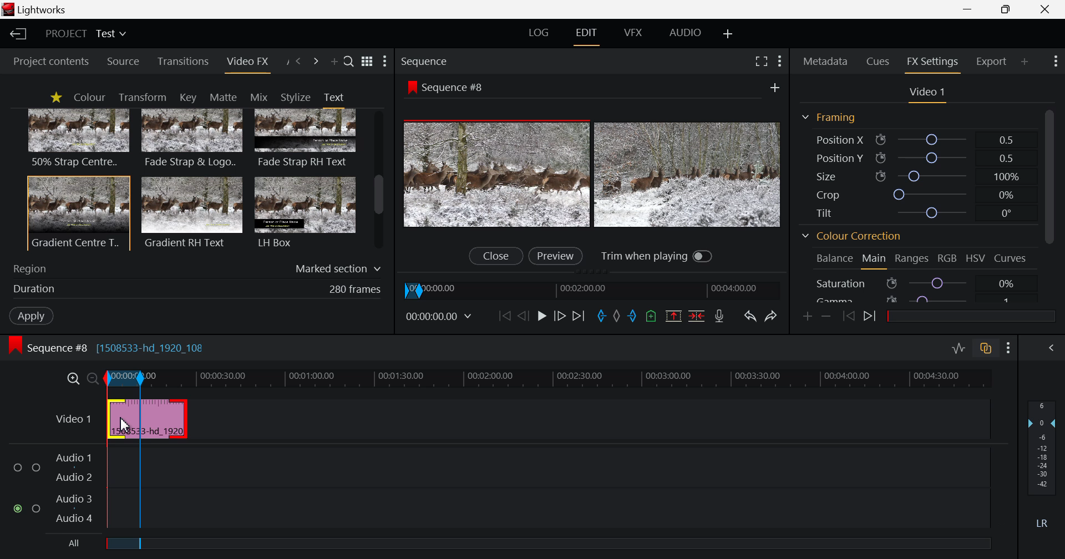 This screenshot has width=1065, height=559. What do you see at coordinates (334, 64) in the screenshot?
I see `Add Panel` at bounding box center [334, 64].